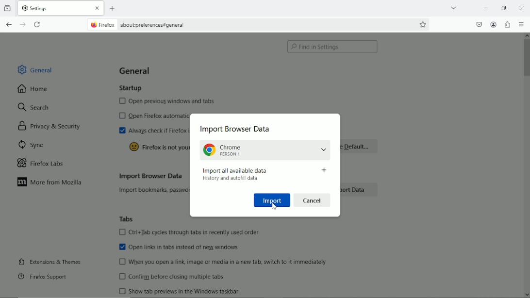 The width and height of the screenshot is (530, 298). Describe the element at coordinates (272, 200) in the screenshot. I see `Import` at that location.